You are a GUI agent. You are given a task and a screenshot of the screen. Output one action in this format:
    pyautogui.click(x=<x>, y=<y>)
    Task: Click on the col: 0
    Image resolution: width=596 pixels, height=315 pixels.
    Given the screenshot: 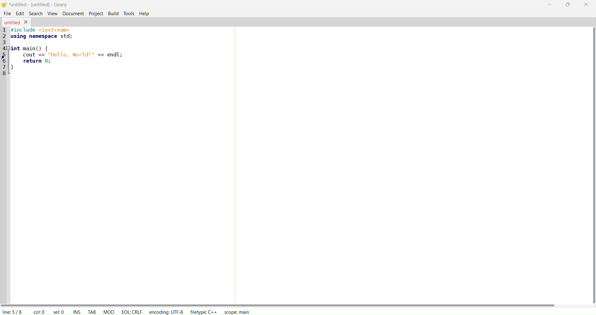 What is the action you would take?
    pyautogui.click(x=38, y=312)
    